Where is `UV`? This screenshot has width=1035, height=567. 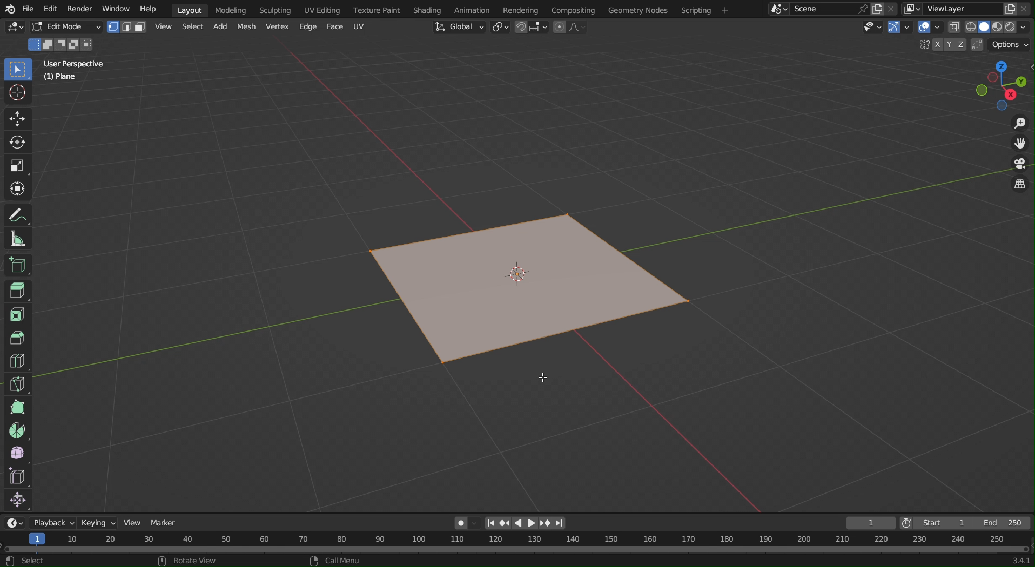 UV is located at coordinates (359, 26).